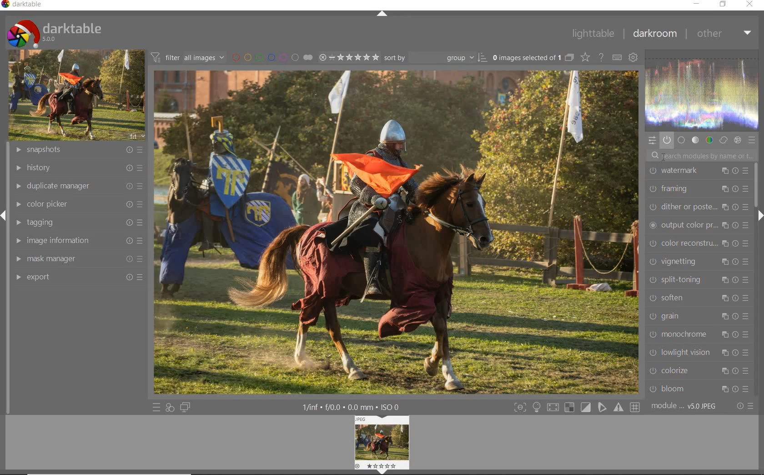  What do you see at coordinates (77, 95) in the screenshot?
I see `image` at bounding box center [77, 95].